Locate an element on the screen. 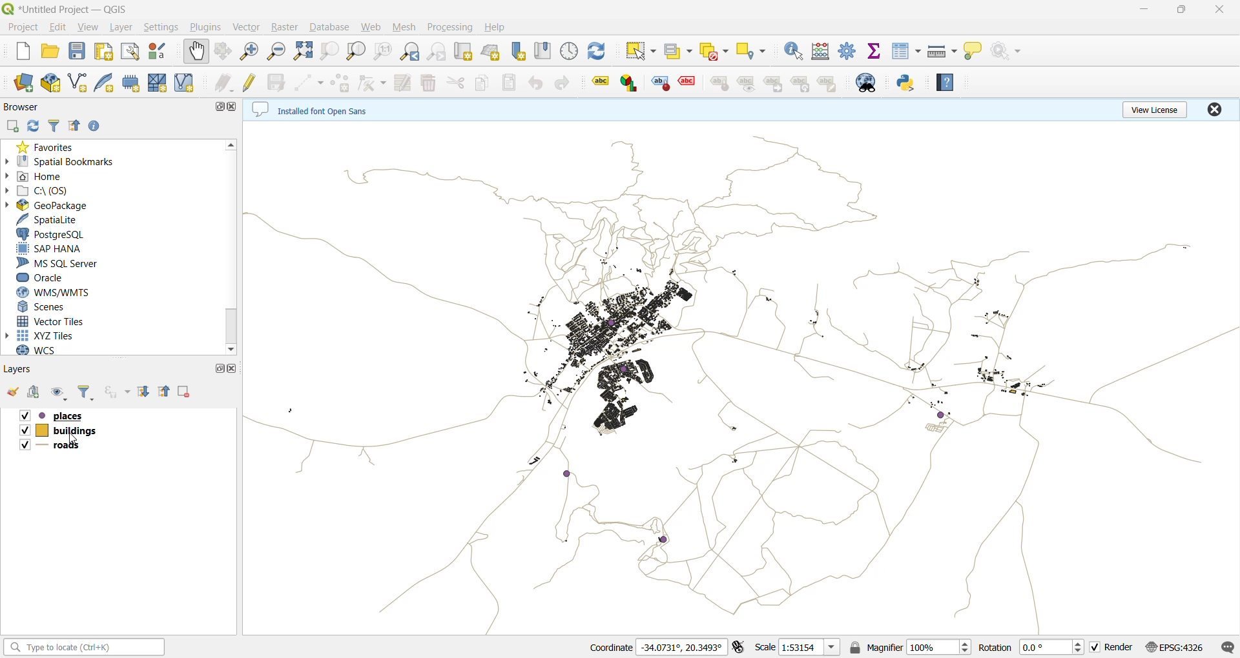 The image size is (1240, 658). buildings is located at coordinates (70, 430).